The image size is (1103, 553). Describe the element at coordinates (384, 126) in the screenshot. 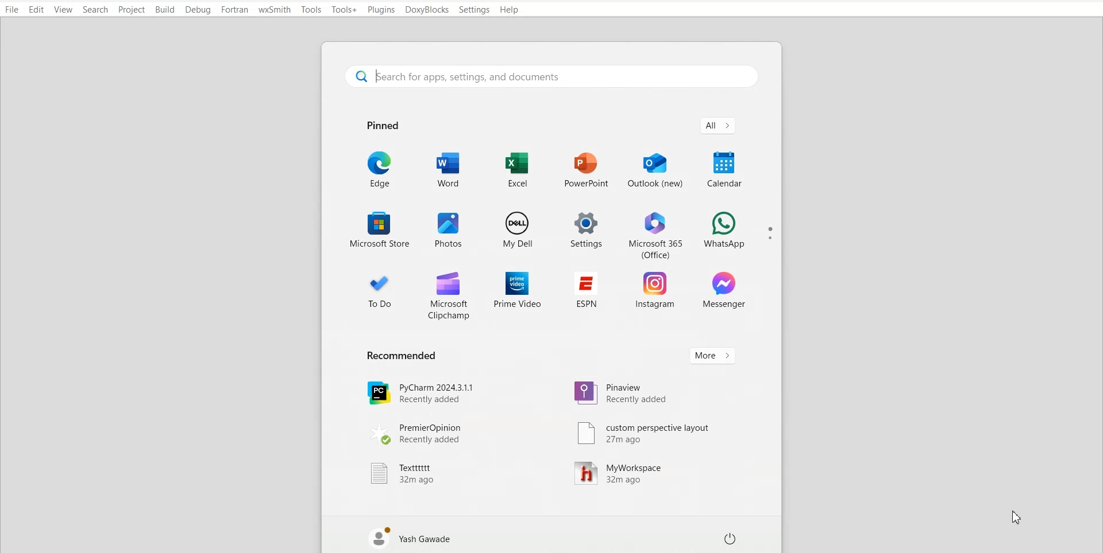

I see `Text` at that location.